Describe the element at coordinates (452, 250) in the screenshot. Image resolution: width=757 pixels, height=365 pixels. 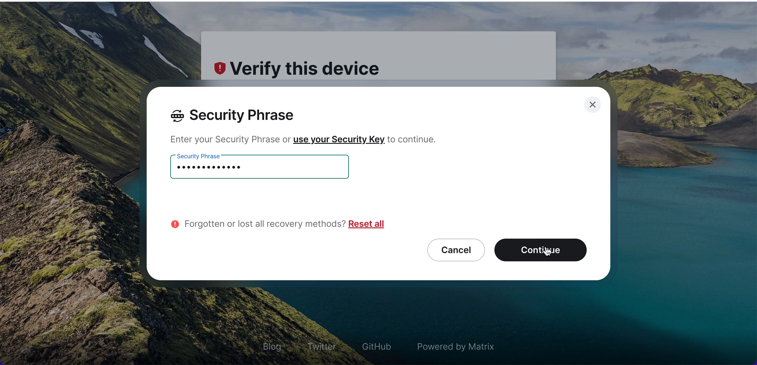
I see `cancel` at that location.